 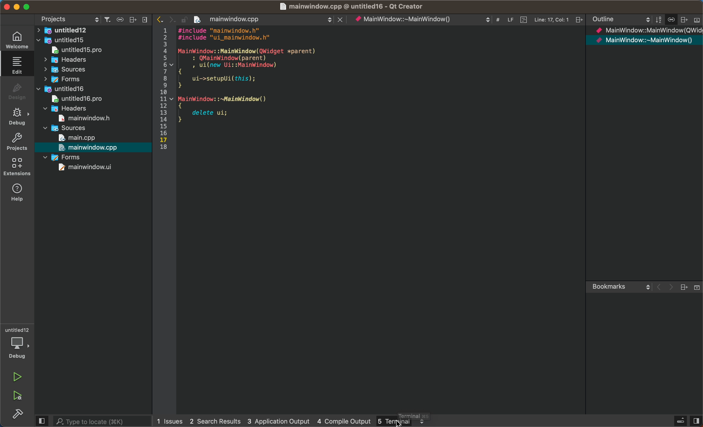 What do you see at coordinates (262, 420) in the screenshot?
I see `logs` at bounding box center [262, 420].